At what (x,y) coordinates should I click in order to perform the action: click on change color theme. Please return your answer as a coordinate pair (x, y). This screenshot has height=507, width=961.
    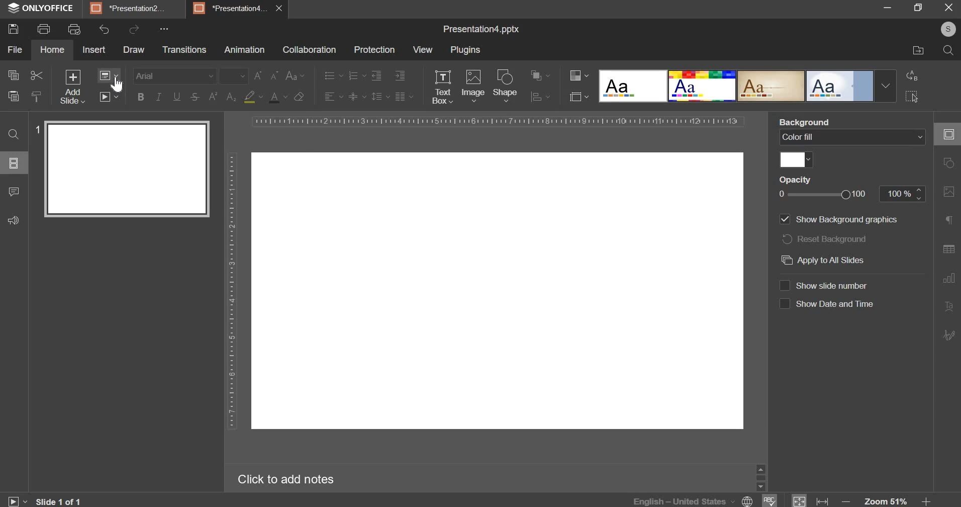
    Looking at the image, I should click on (575, 76).